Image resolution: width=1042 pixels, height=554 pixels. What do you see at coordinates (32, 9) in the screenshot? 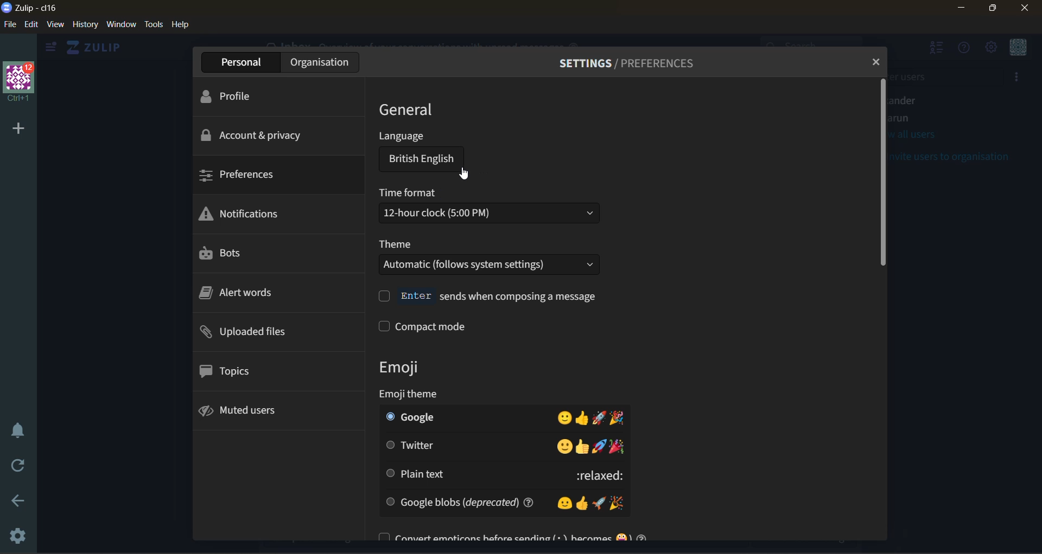
I see `app name and organisation name` at bounding box center [32, 9].